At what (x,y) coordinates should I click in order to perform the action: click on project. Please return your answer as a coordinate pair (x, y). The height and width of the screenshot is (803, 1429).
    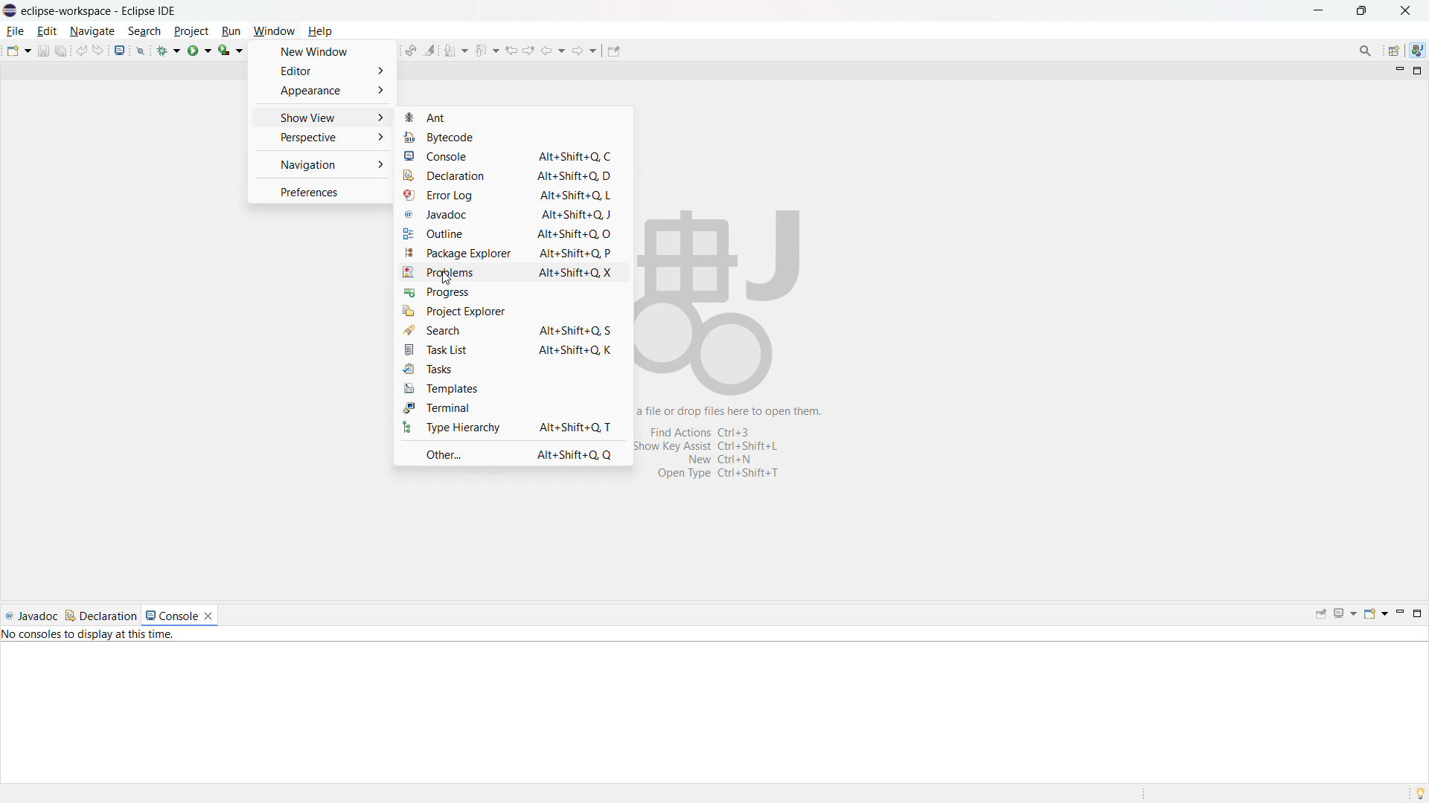
    Looking at the image, I should click on (192, 32).